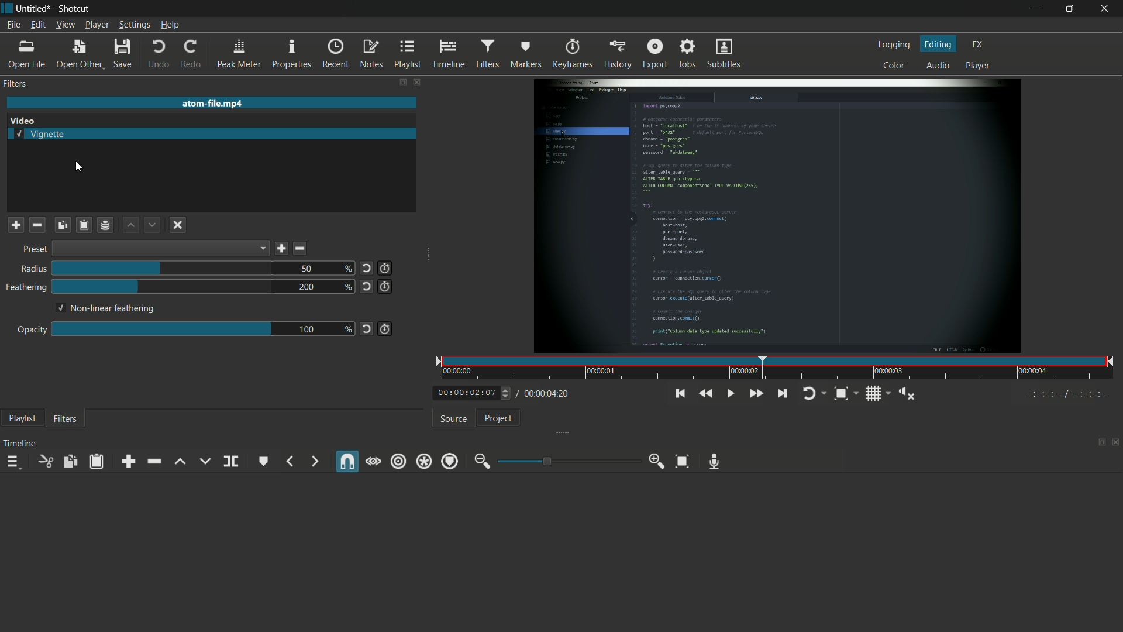 This screenshot has width=1123, height=632. What do you see at coordinates (657, 461) in the screenshot?
I see `zoom in` at bounding box center [657, 461].